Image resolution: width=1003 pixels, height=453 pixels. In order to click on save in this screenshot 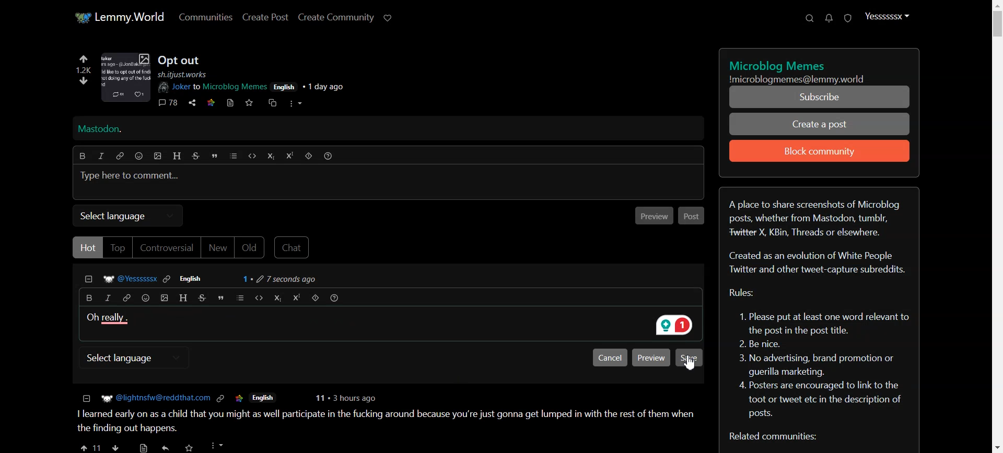, I will do `click(249, 103)`.